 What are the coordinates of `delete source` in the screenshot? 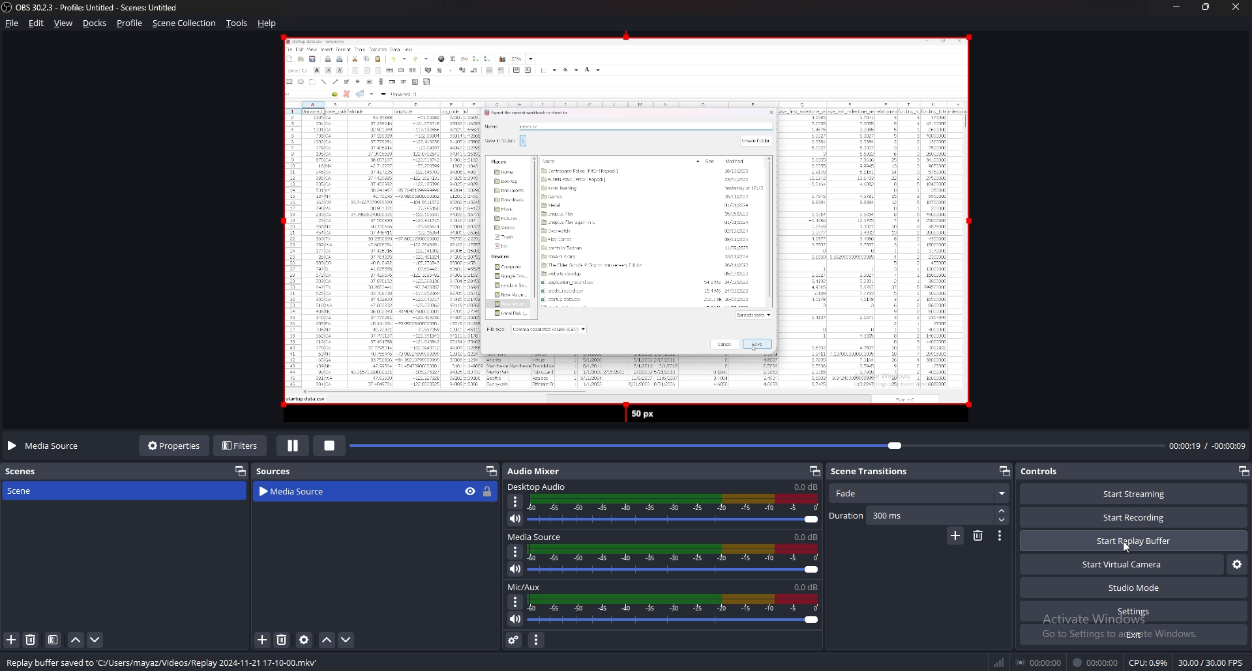 It's located at (282, 639).